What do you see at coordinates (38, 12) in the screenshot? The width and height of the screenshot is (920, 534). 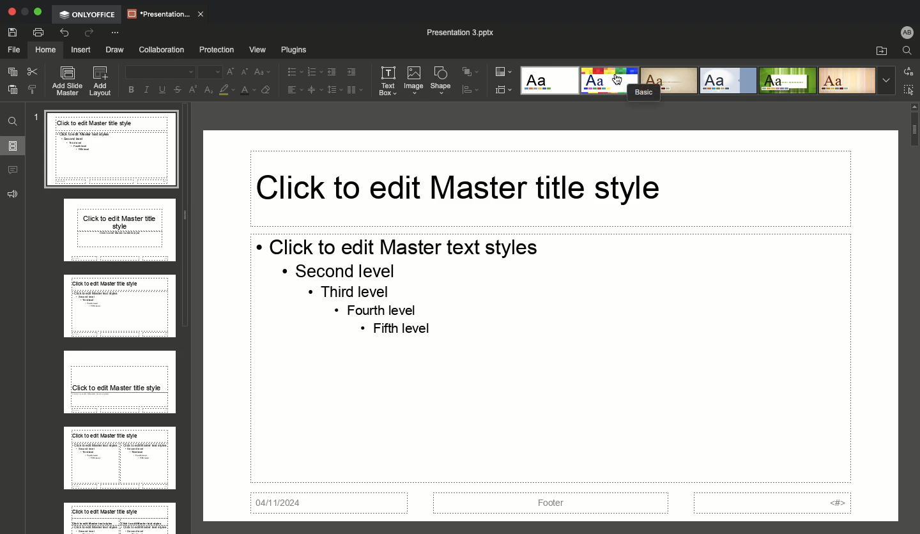 I see `Expand` at bounding box center [38, 12].